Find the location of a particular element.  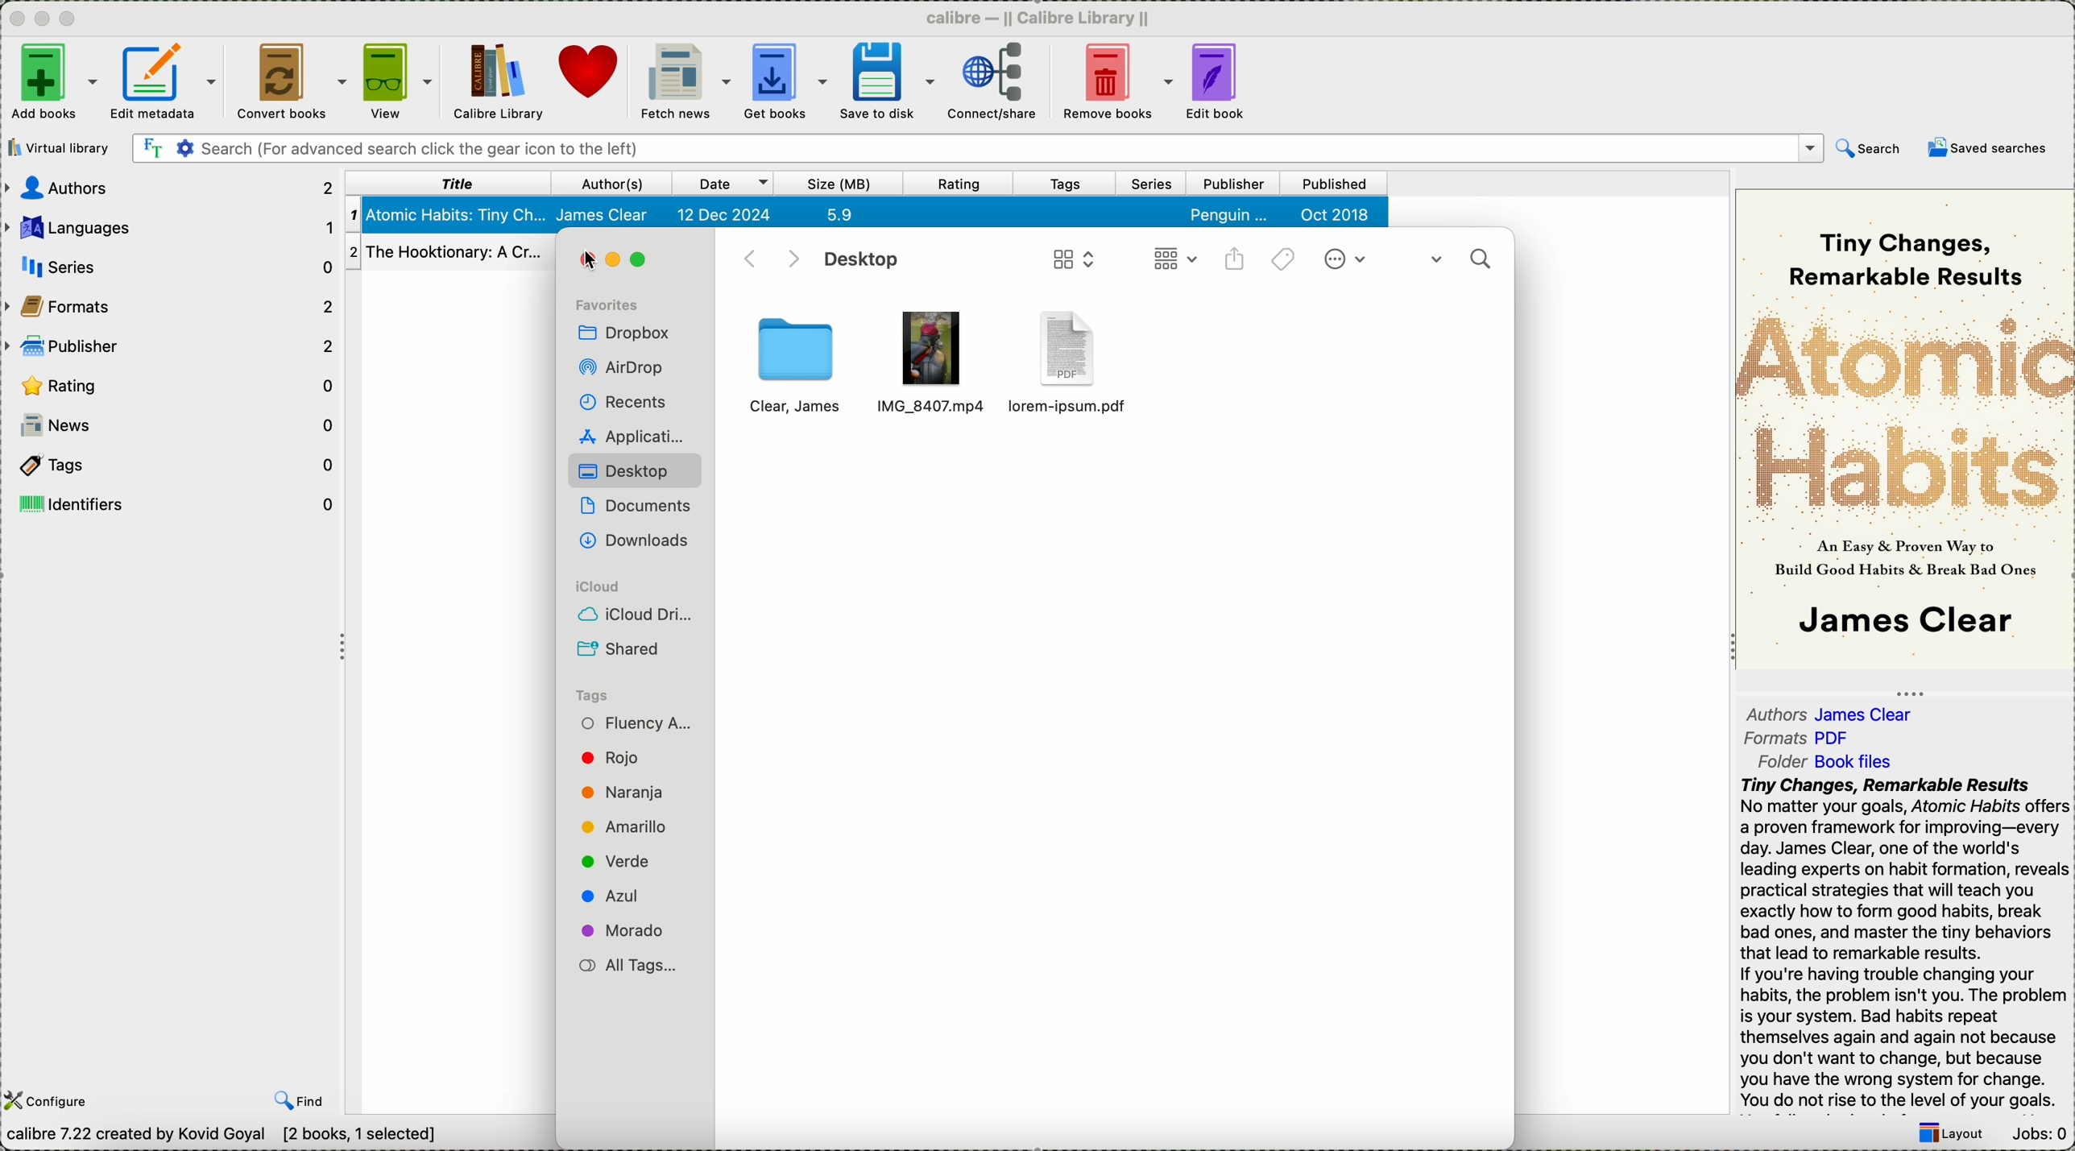

series is located at coordinates (1153, 185).